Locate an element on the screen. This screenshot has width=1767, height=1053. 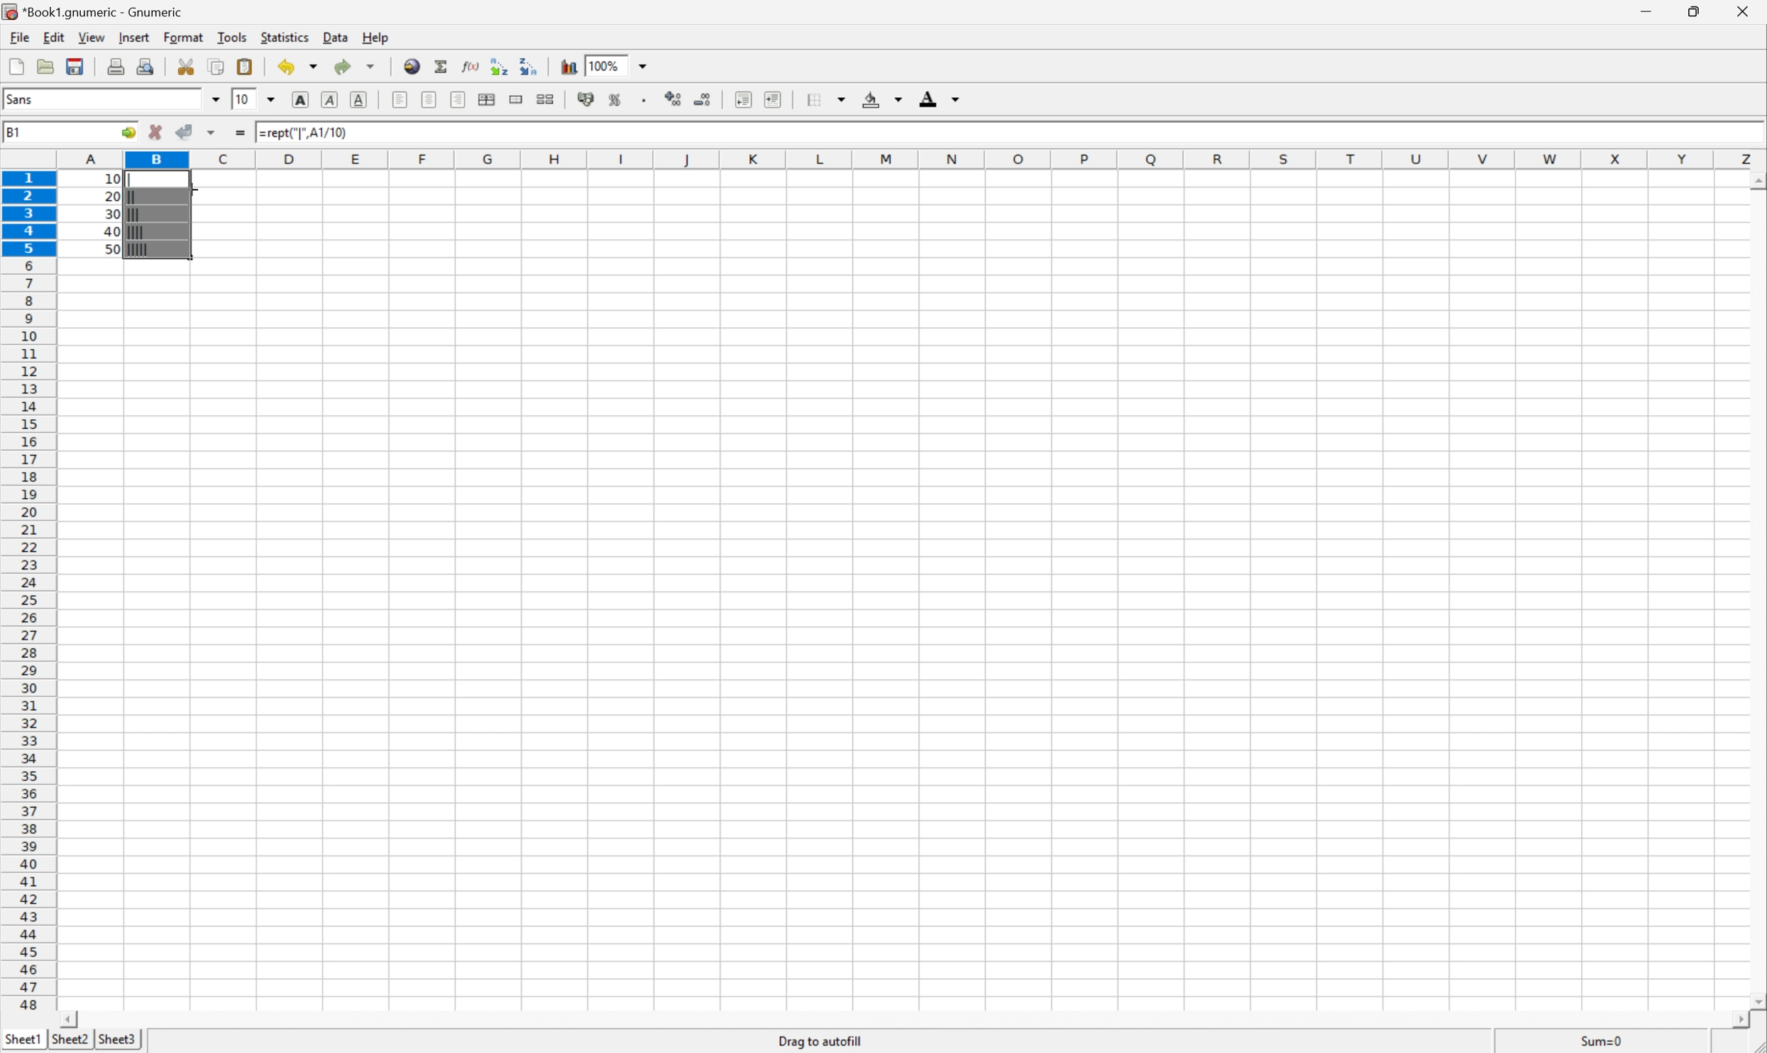
Sheet2 is located at coordinates (71, 1040).